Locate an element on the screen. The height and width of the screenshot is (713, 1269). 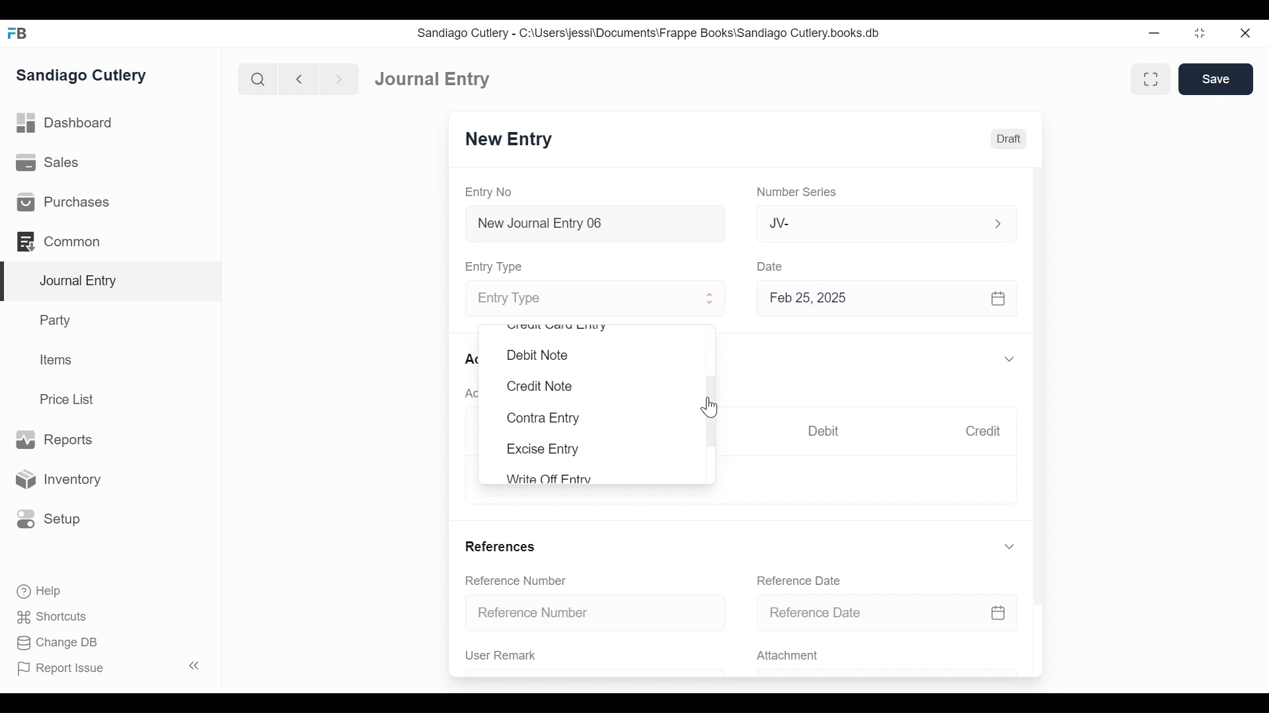
Report Issue is located at coordinates (111, 667).